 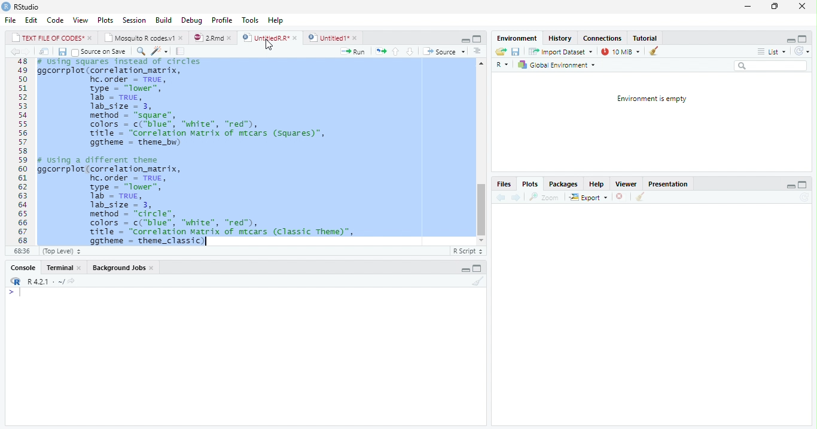 I want to click on Code, so click(x=55, y=21).